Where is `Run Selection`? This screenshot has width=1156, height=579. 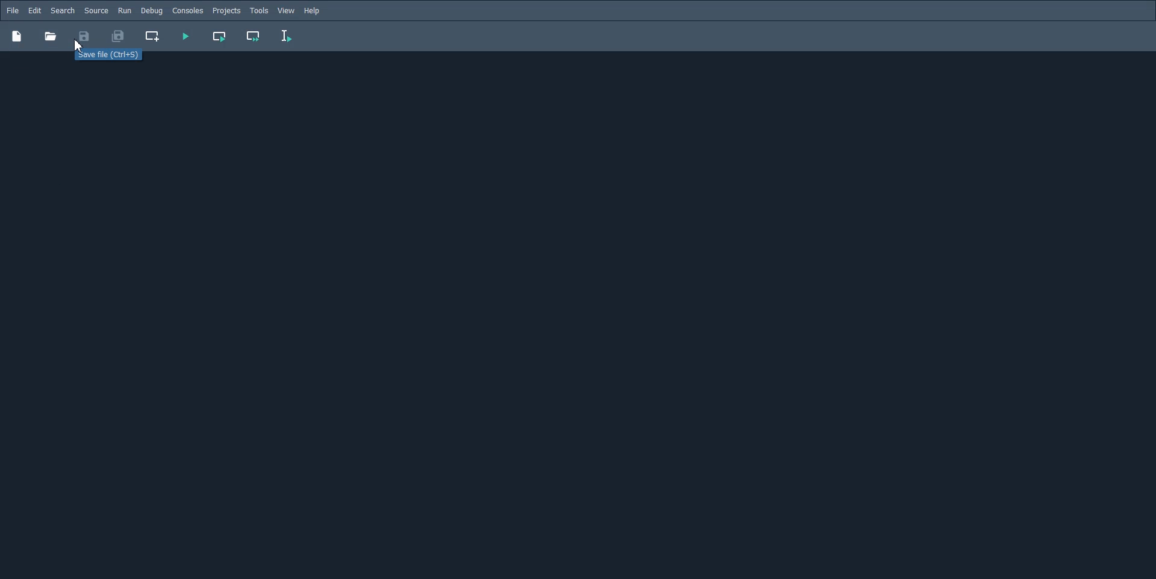 Run Selection is located at coordinates (287, 36).